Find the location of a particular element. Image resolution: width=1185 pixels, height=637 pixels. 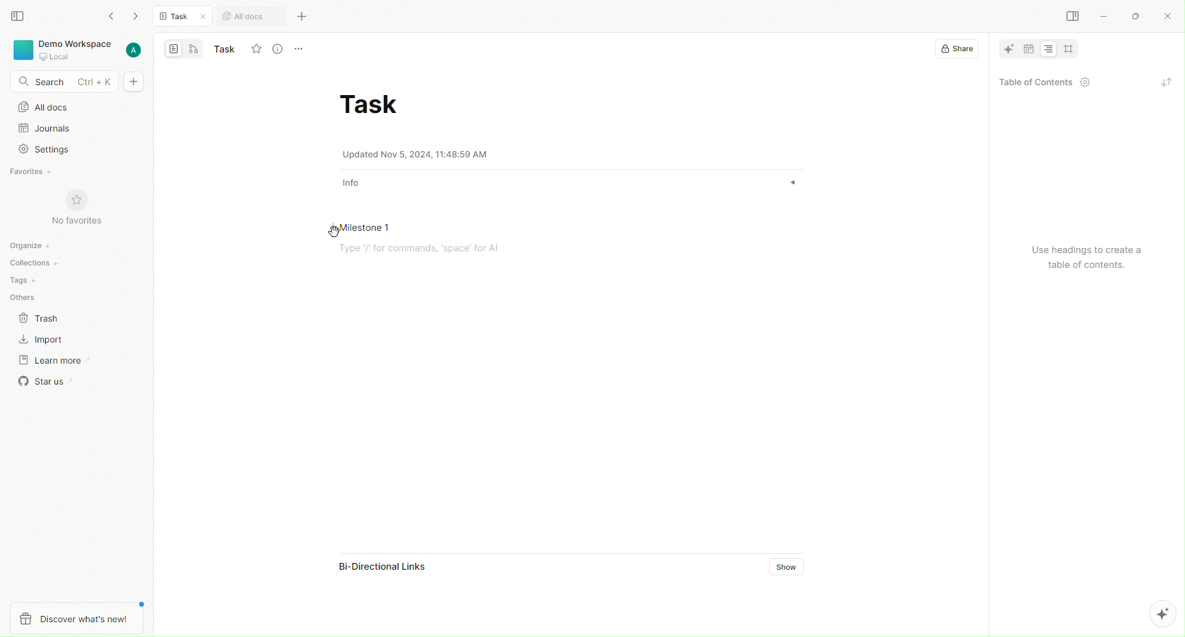

AI options is located at coordinates (1167, 617).